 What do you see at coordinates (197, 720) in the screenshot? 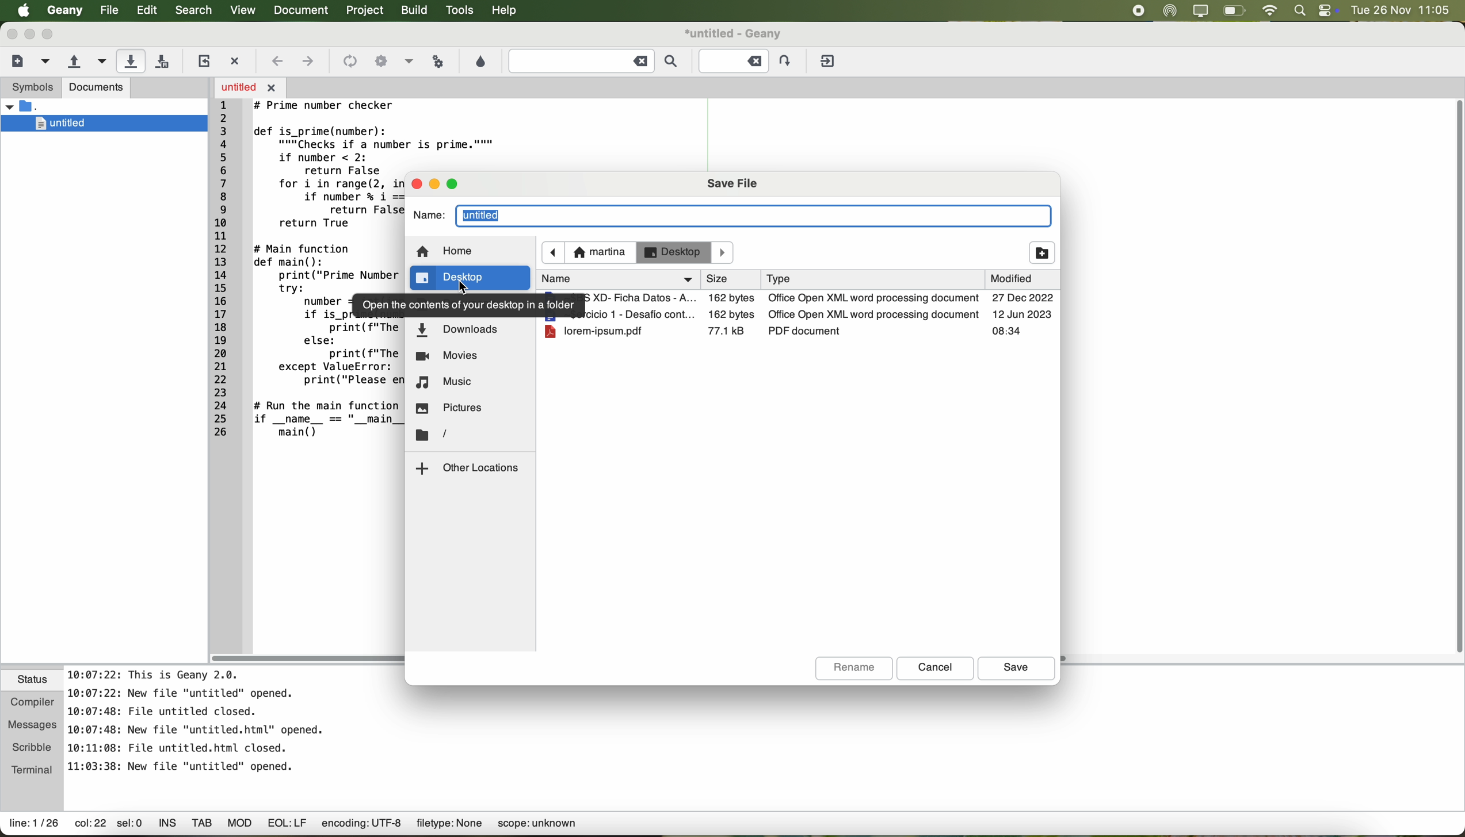
I see `notes` at bounding box center [197, 720].